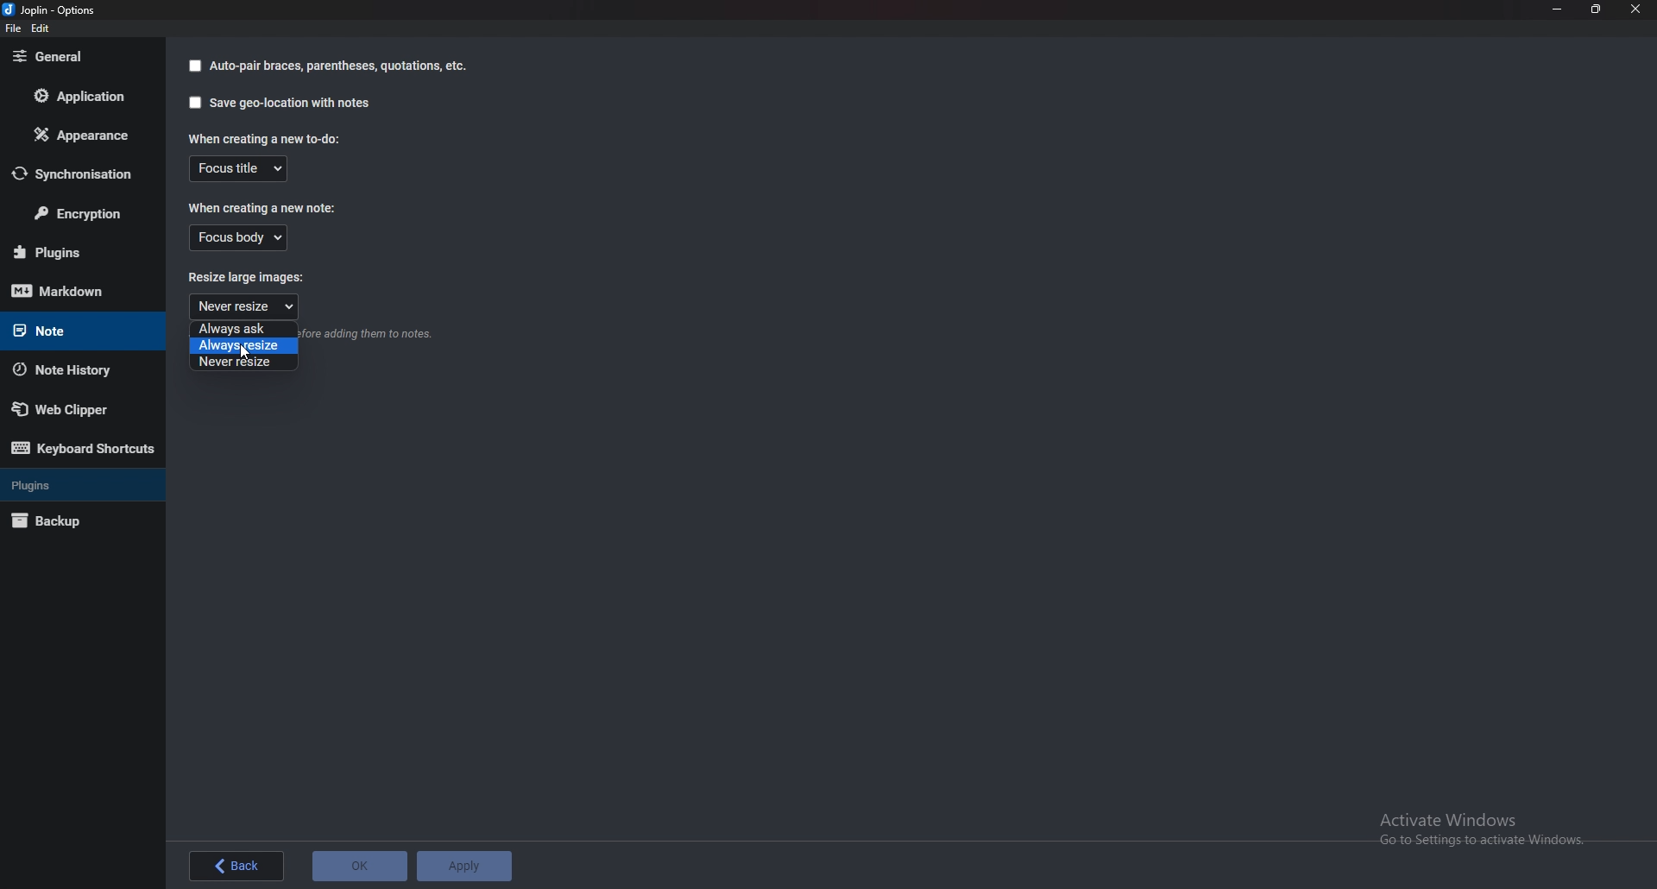  I want to click on Plugin, so click(77, 253).